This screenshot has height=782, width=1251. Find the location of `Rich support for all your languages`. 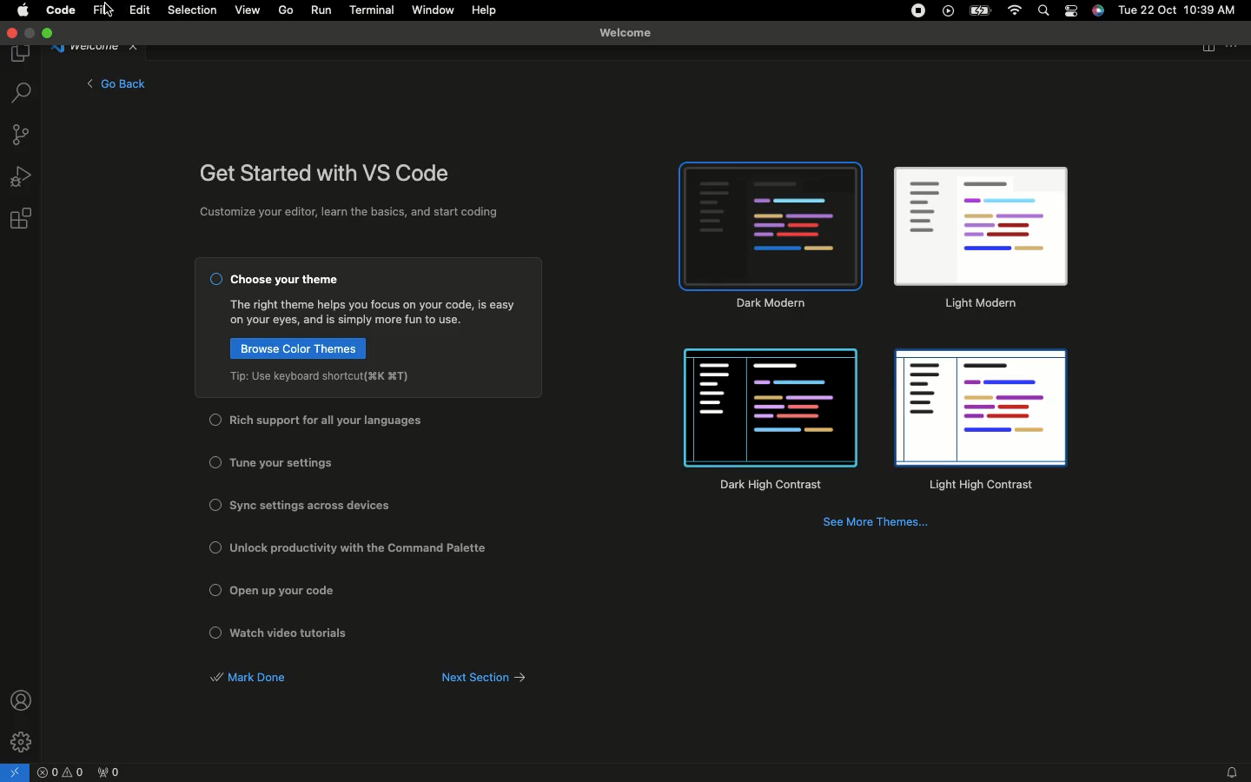

Rich support for all your languages is located at coordinates (334, 421).